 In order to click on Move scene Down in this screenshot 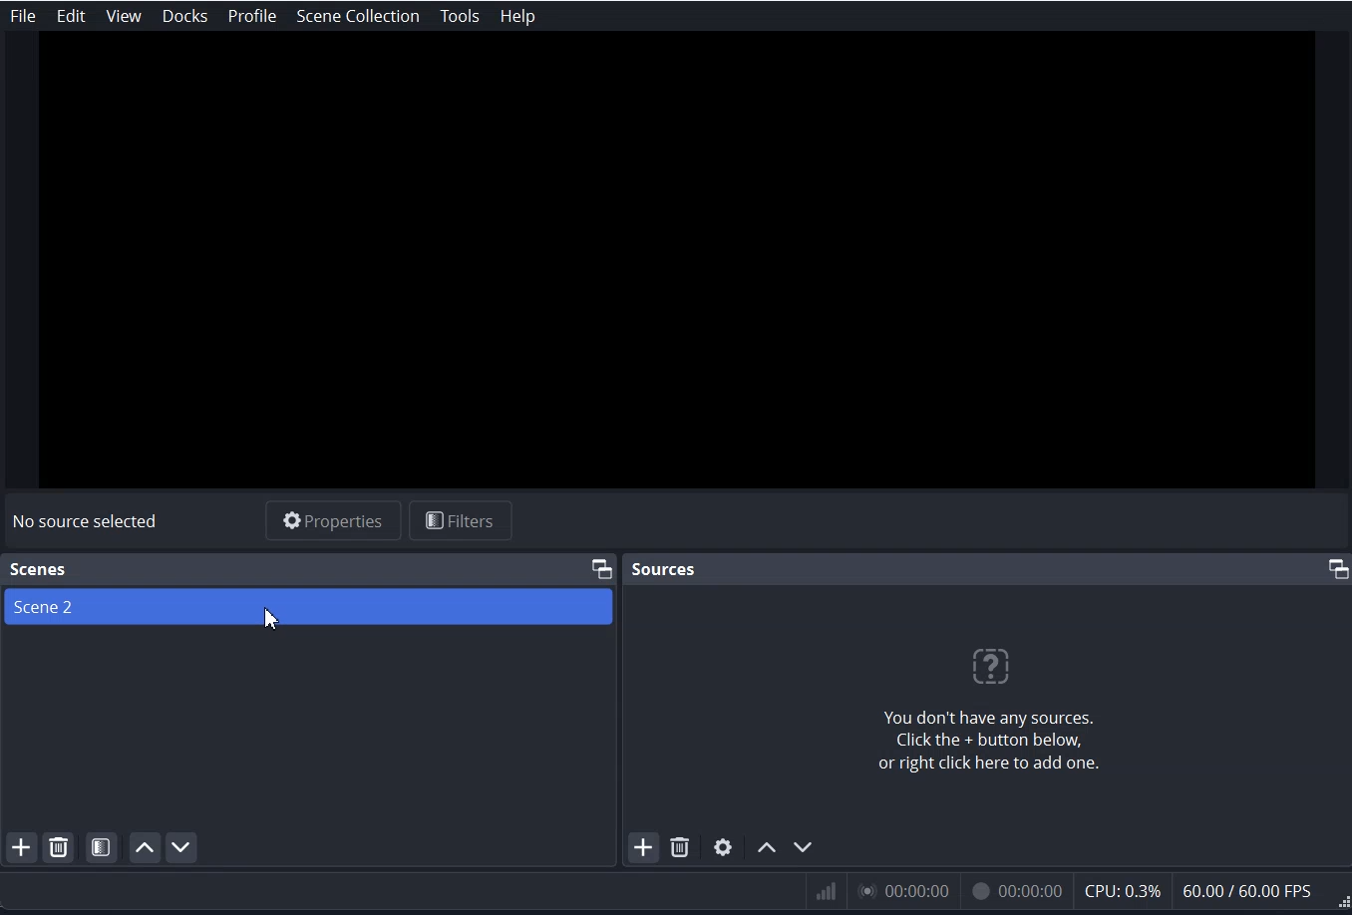, I will do `click(180, 846)`.